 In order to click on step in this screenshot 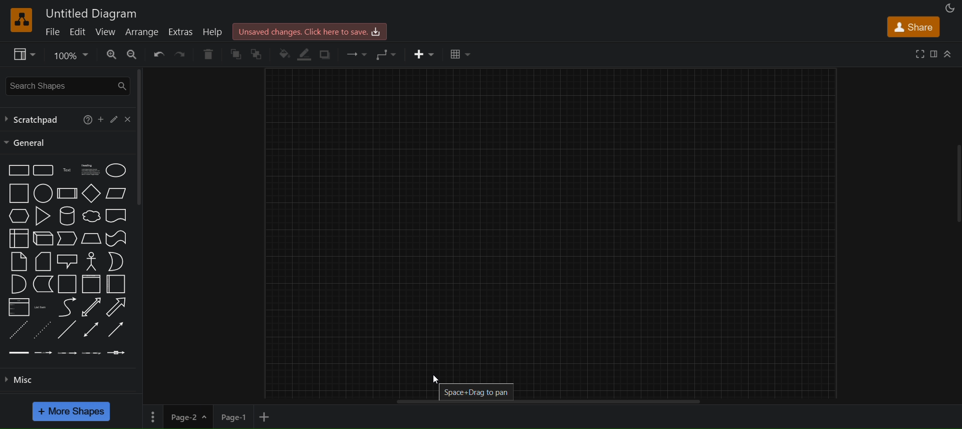, I will do `click(67, 239)`.